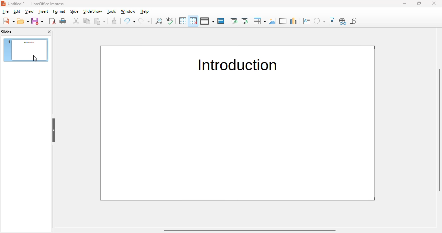 The width and height of the screenshot is (442, 233). I want to click on snap to grid, so click(193, 21).